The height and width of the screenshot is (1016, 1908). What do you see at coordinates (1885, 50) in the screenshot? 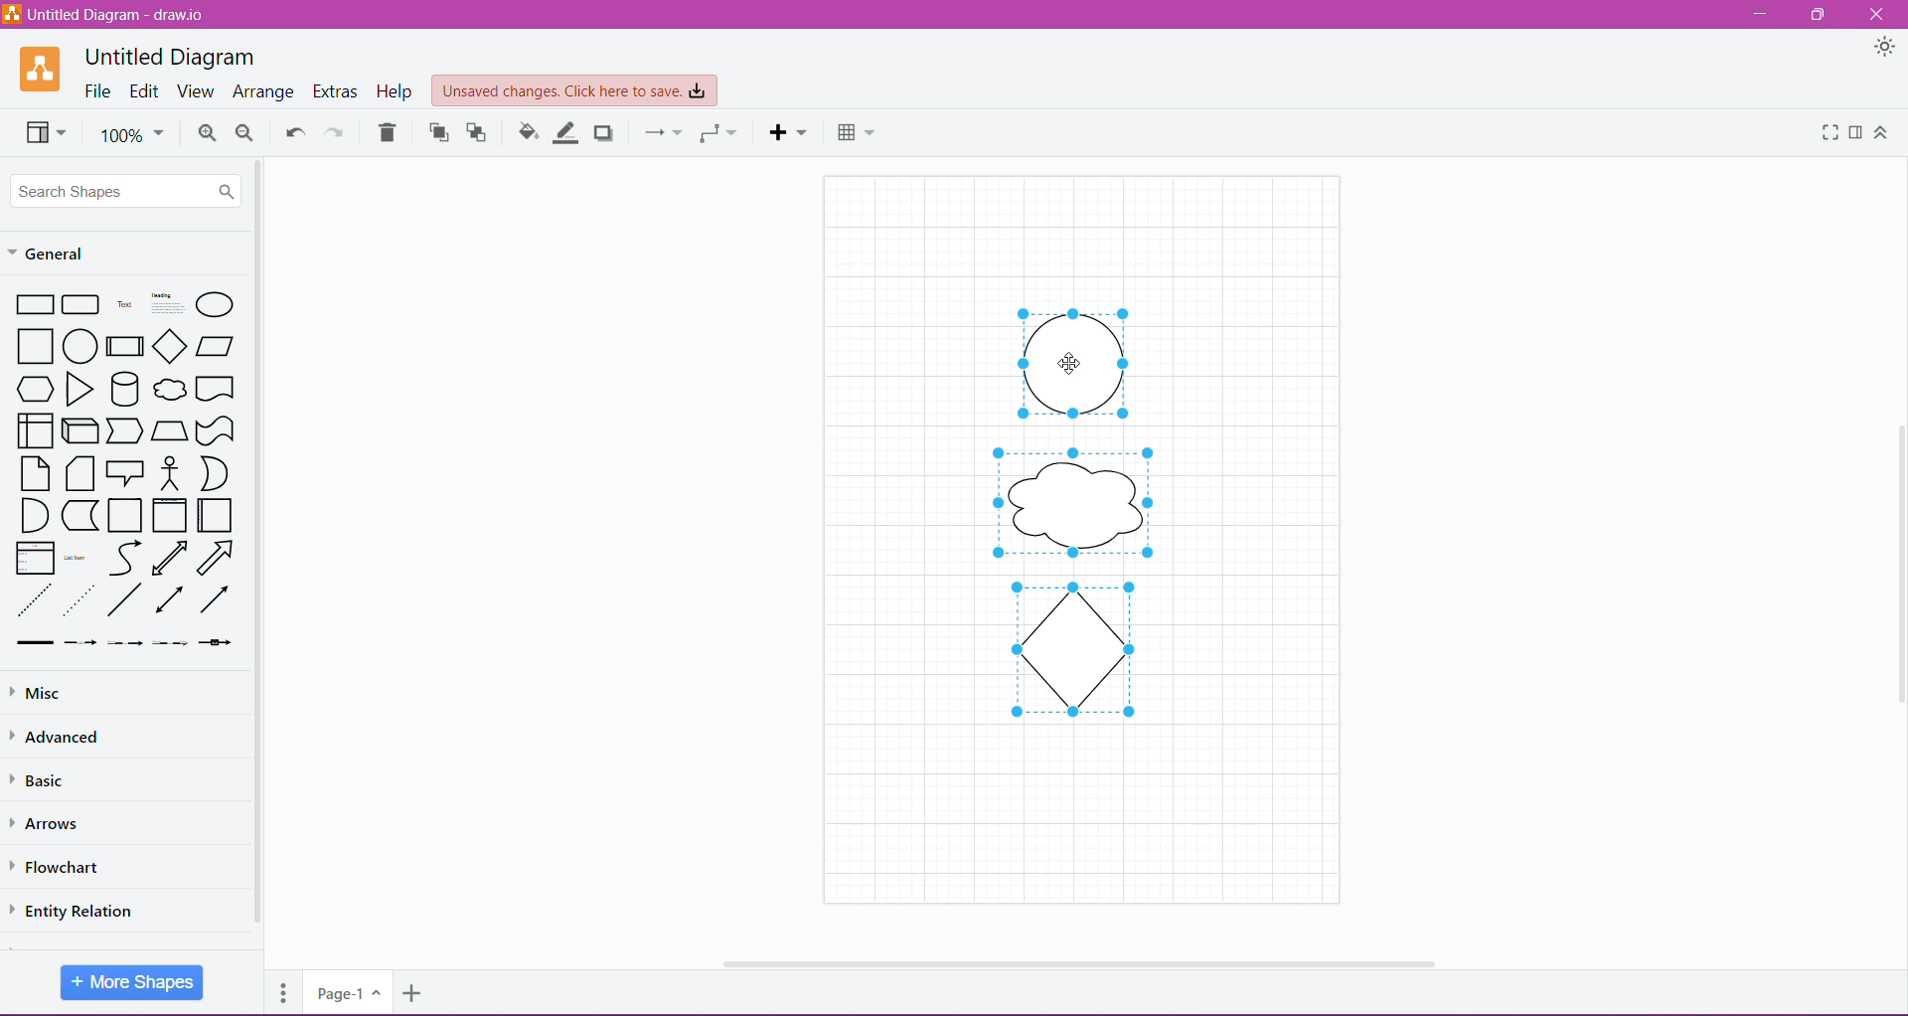
I see `Appearance` at bounding box center [1885, 50].